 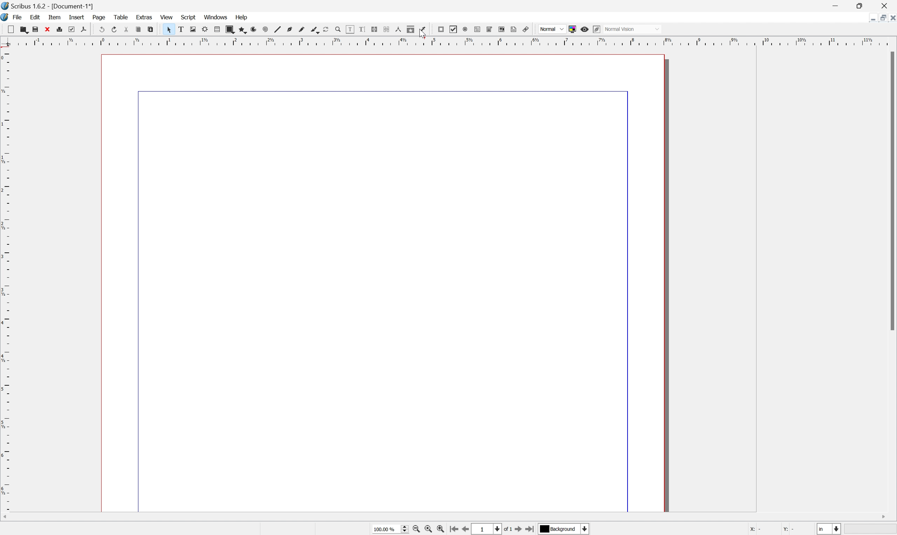 I want to click on Scale, so click(x=450, y=43).